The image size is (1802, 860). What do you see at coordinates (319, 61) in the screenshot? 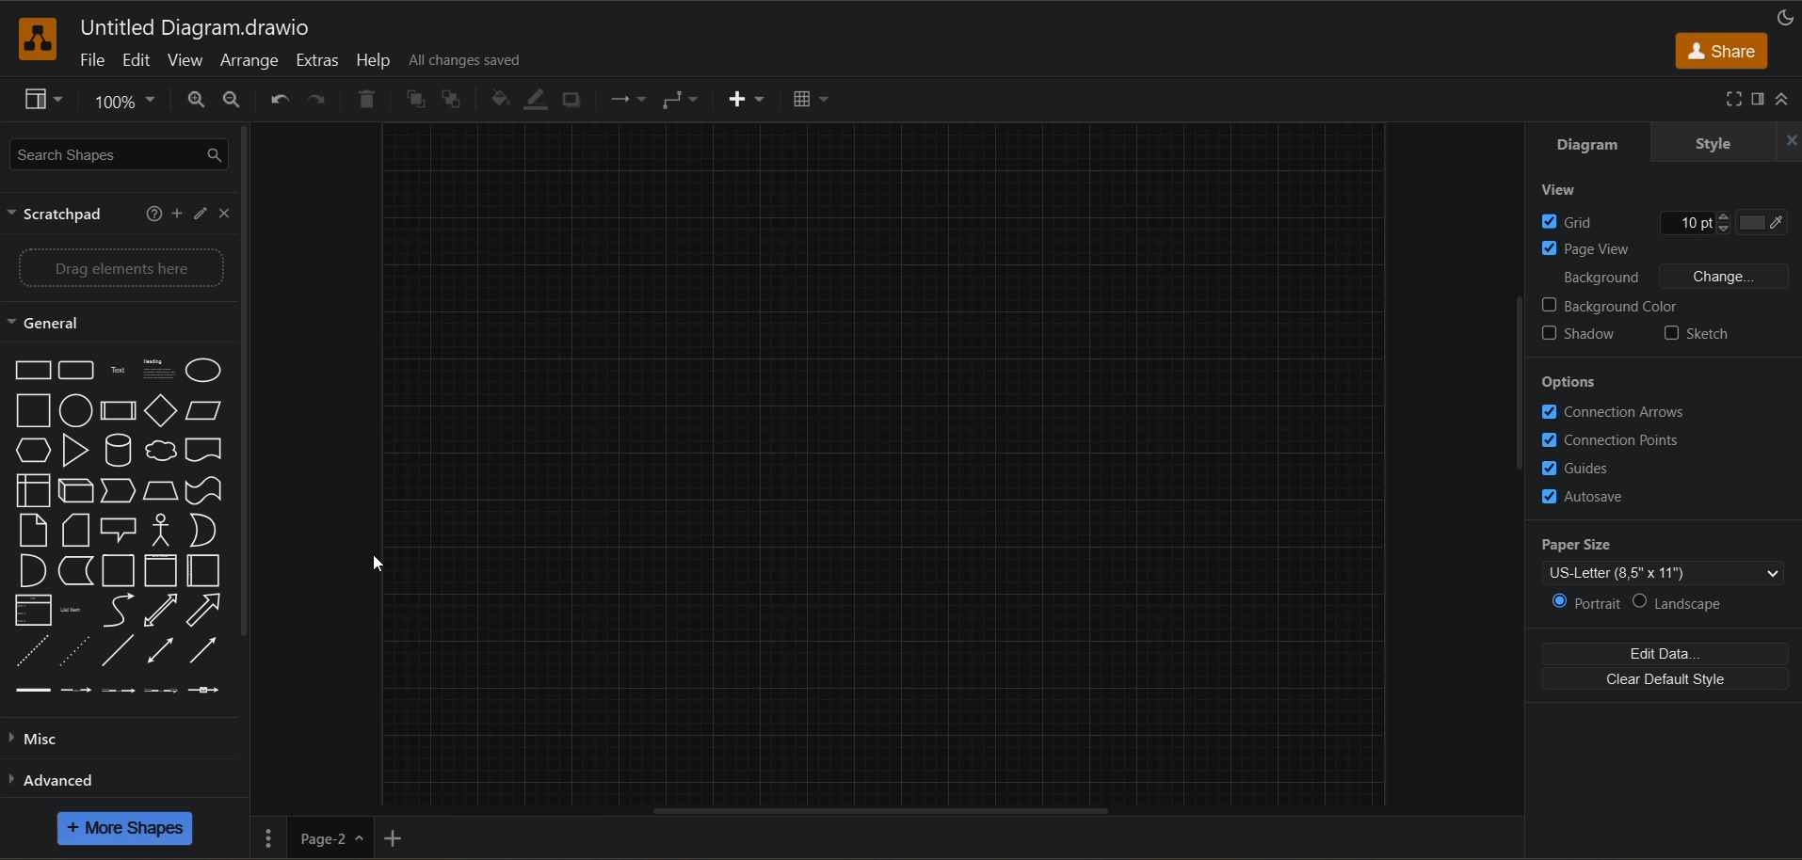
I see `extras` at bounding box center [319, 61].